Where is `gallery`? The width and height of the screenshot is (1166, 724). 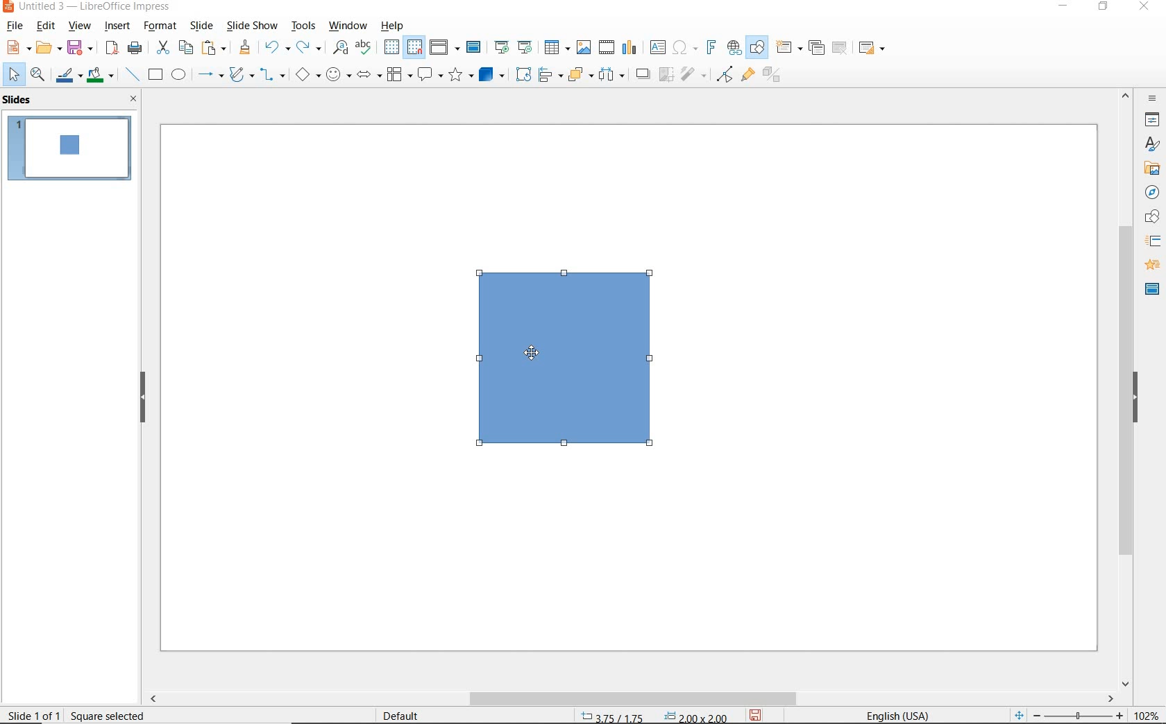
gallery is located at coordinates (1152, 168).